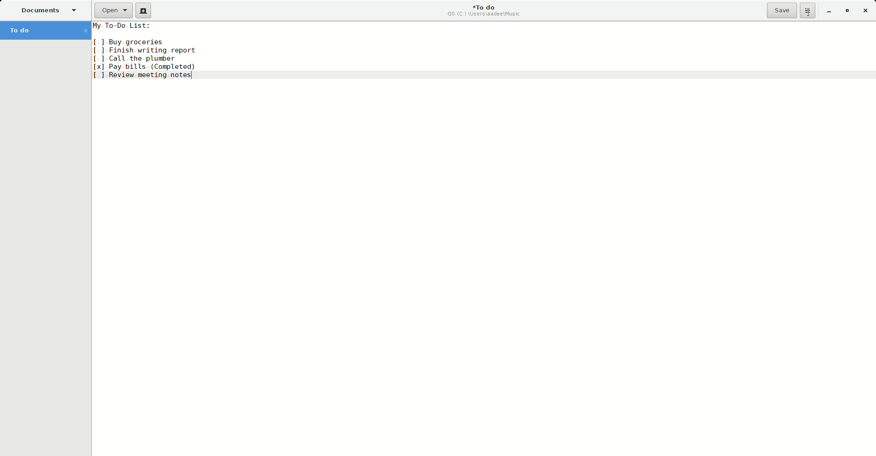  What do you see at coordinates (148, 51) in the screenshot?
I see `To do list` at bounding box center [148, 51].